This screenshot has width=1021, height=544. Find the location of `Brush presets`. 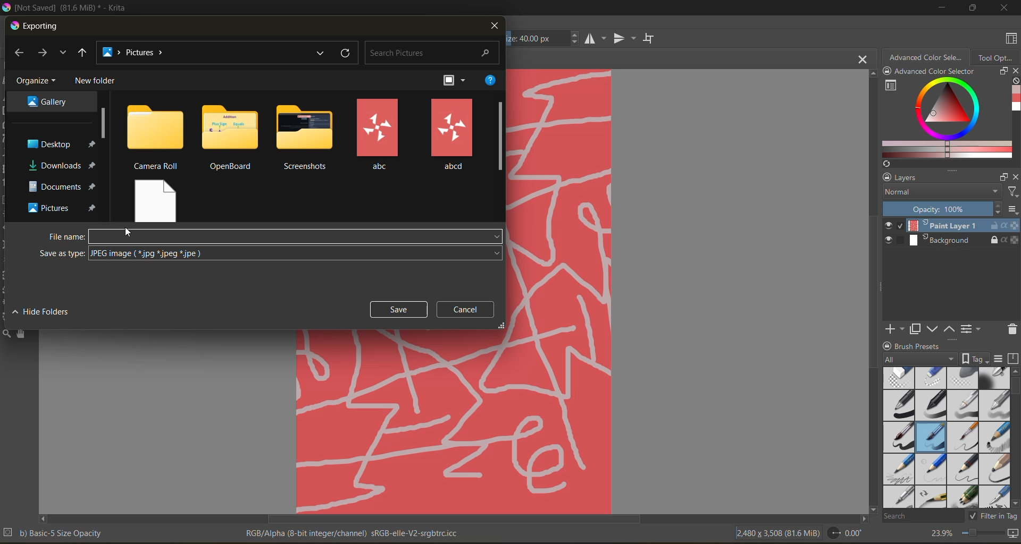

Brush presets is located at coordinates (922, 345).